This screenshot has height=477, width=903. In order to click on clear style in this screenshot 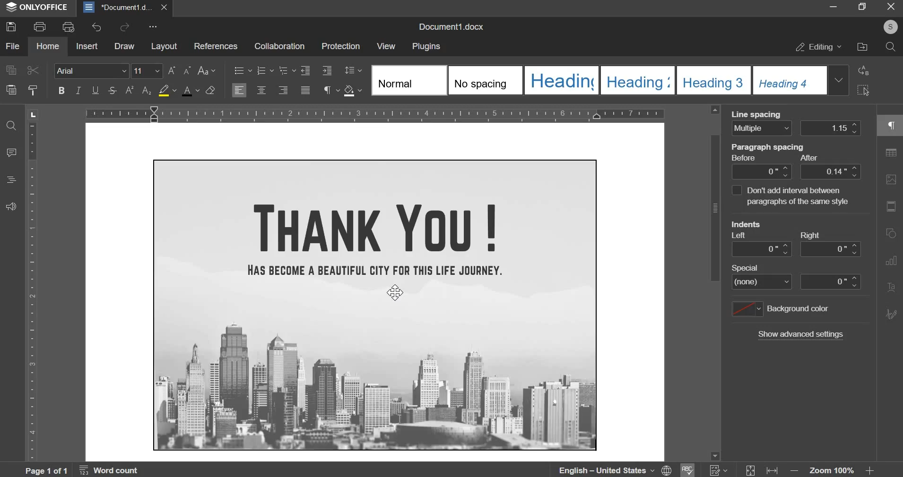, I will do `click(210, 91)`.